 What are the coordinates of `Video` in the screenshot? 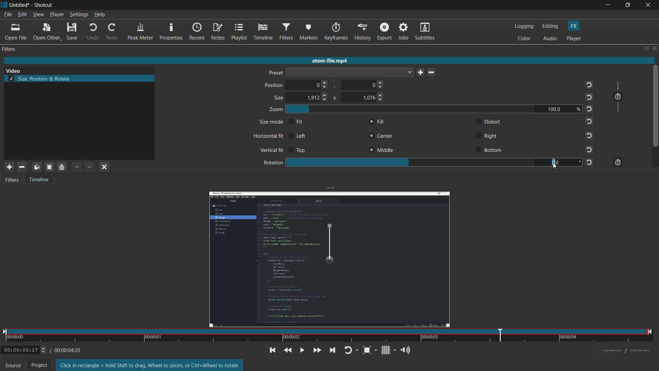 It's located at (16, 69).